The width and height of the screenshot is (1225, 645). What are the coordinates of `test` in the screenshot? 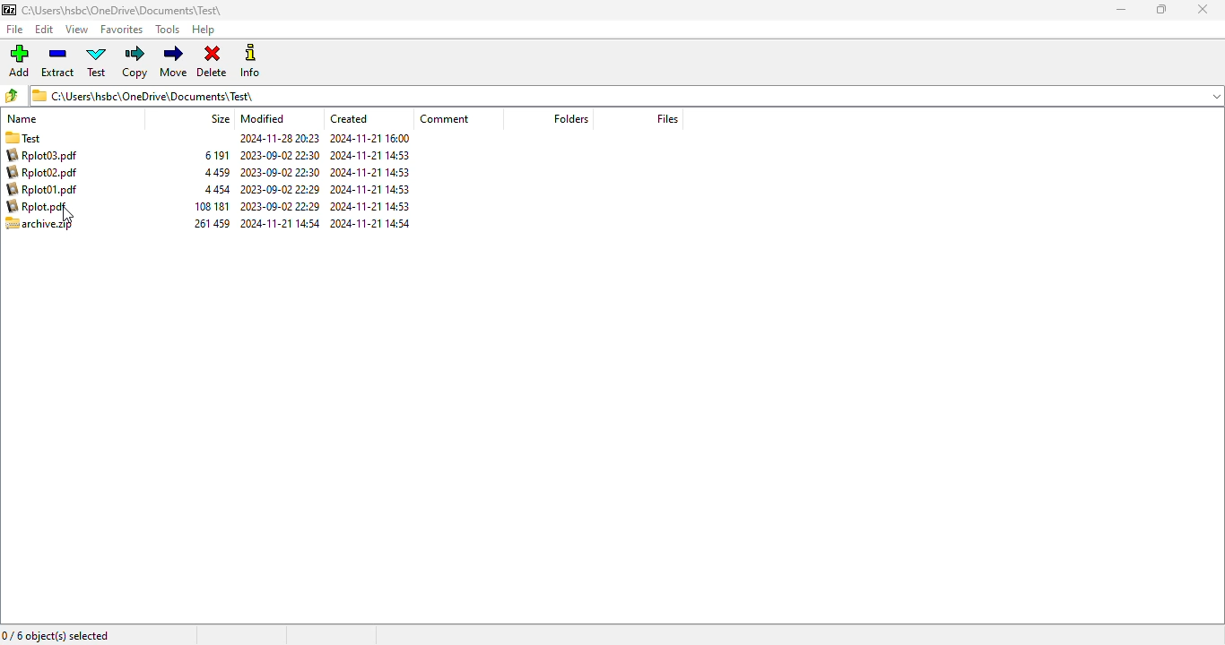 It's located at (98, 62).